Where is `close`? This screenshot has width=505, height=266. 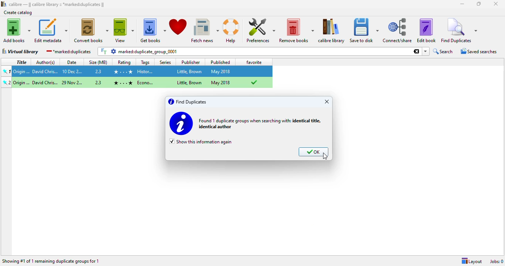
close is located at coordinates (496, 4).